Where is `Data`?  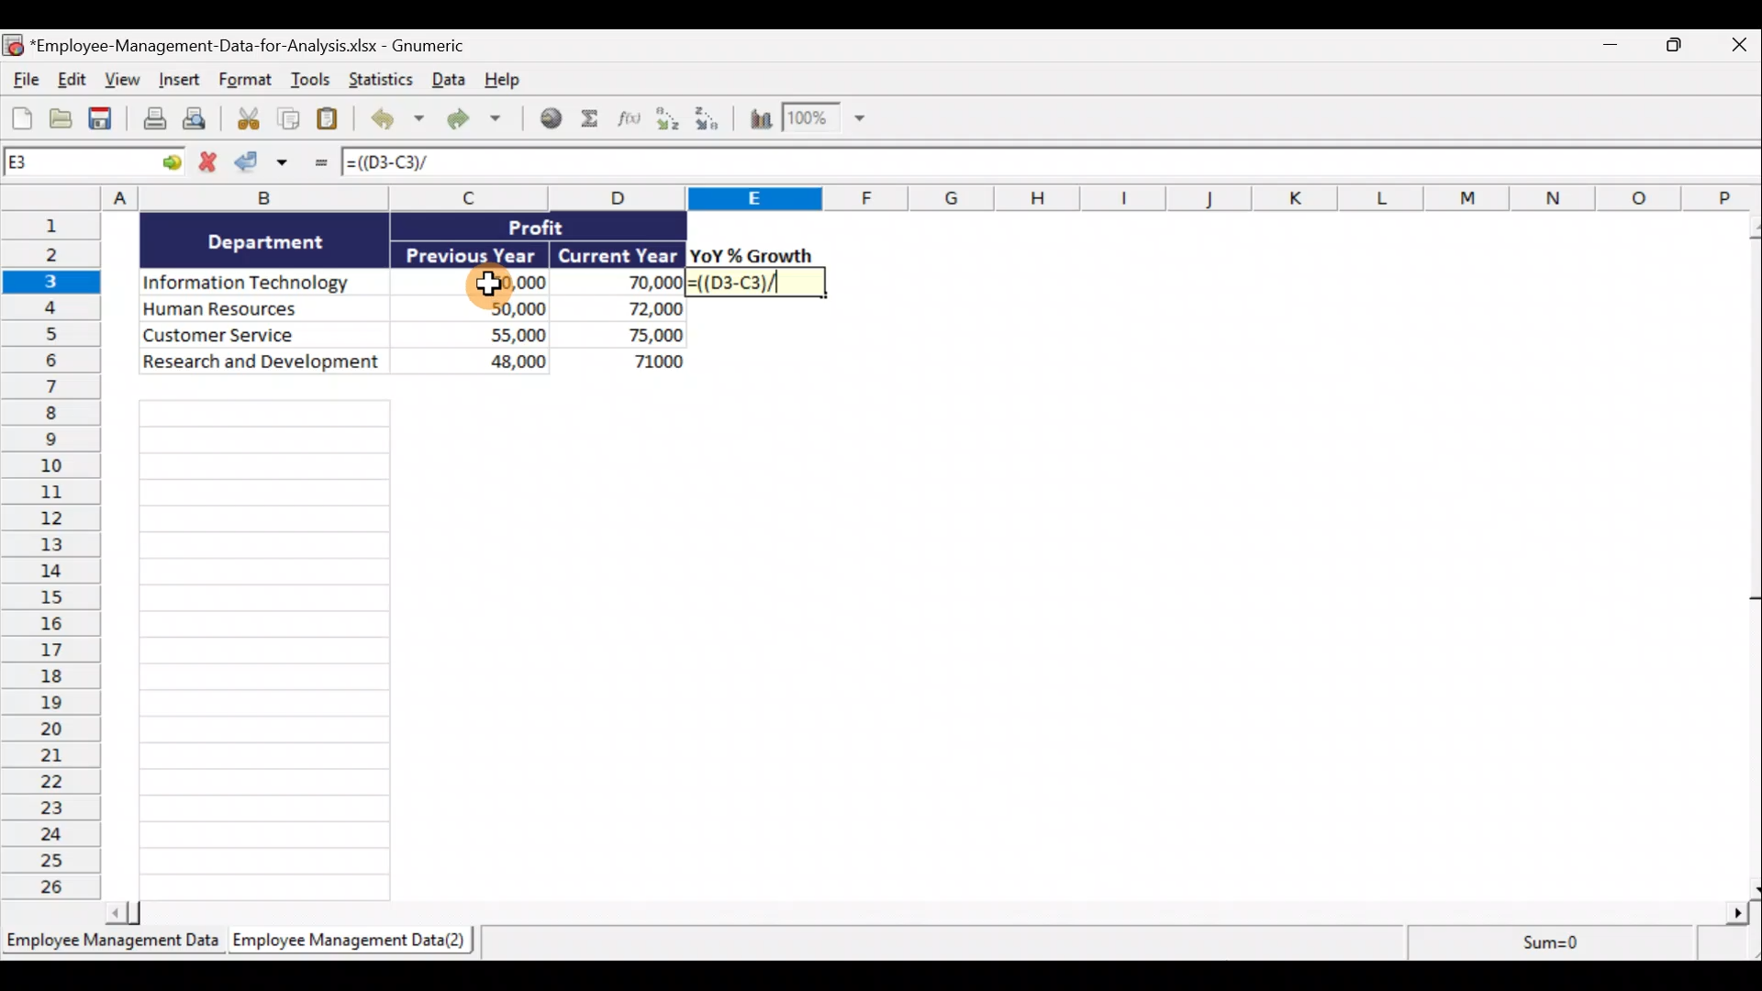 Data is located at coordinates (414, 293).